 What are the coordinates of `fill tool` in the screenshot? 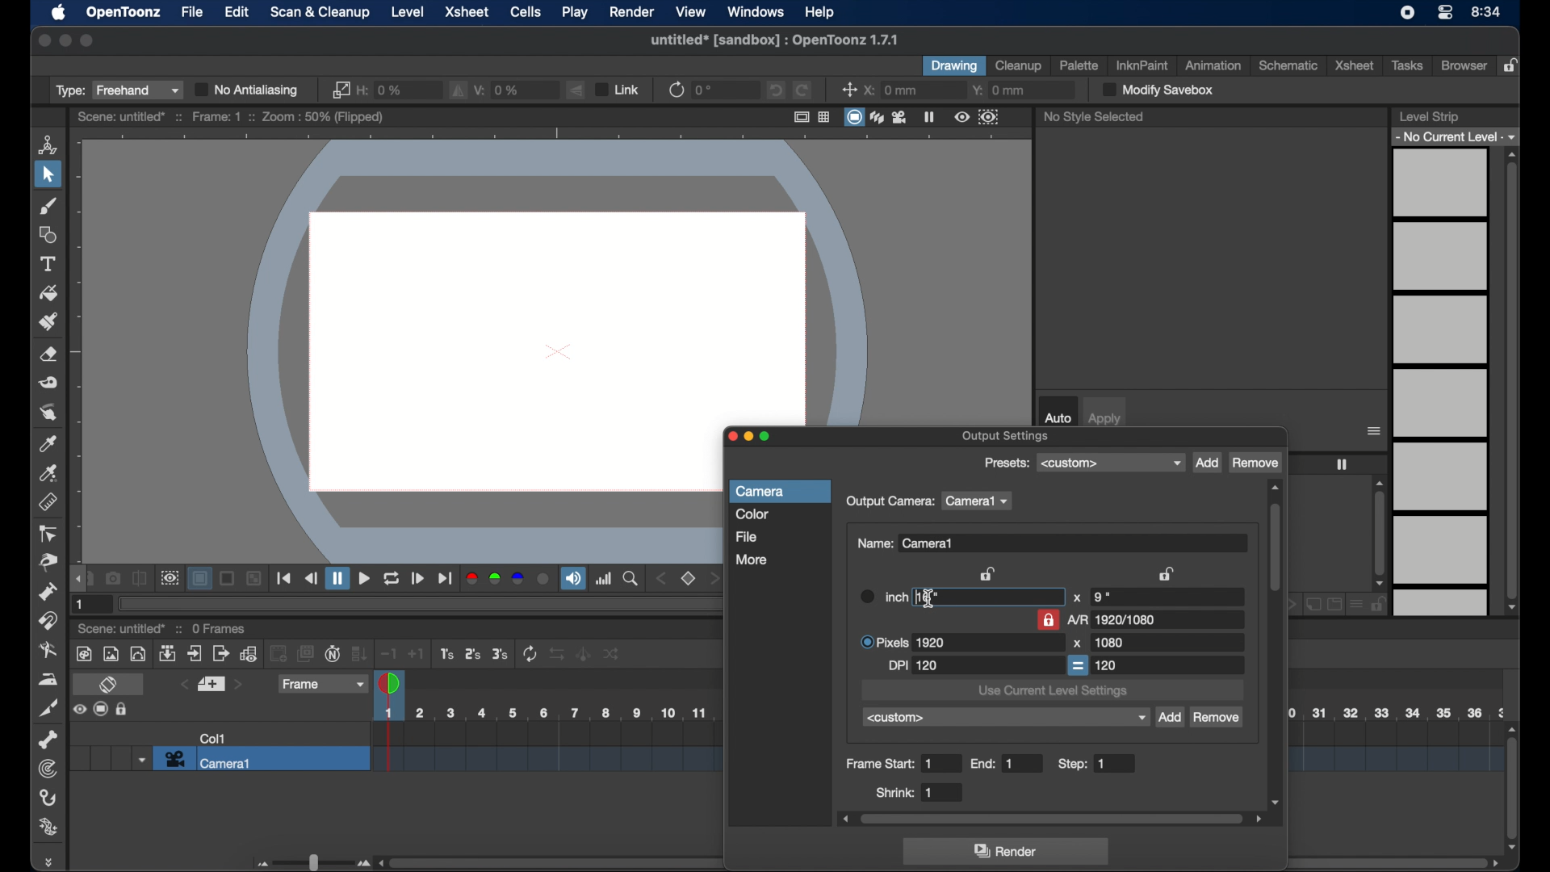 It's located at (49, 294).